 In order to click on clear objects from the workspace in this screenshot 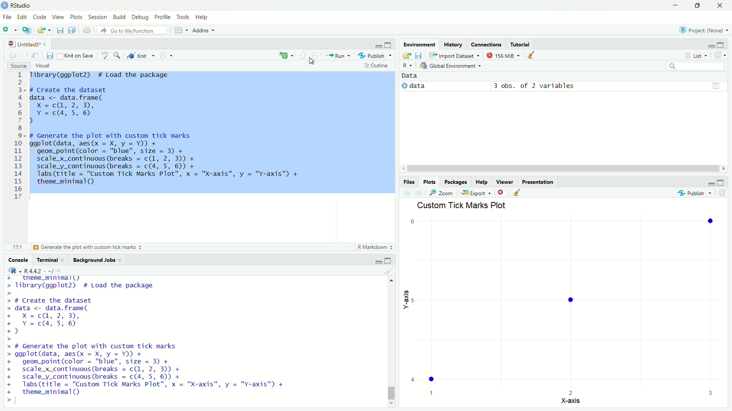, I will do `click(535, 56)`.